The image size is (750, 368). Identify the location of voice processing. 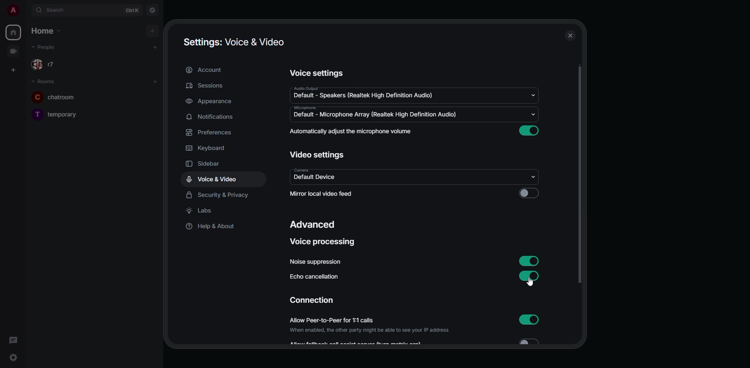
(323, 242).